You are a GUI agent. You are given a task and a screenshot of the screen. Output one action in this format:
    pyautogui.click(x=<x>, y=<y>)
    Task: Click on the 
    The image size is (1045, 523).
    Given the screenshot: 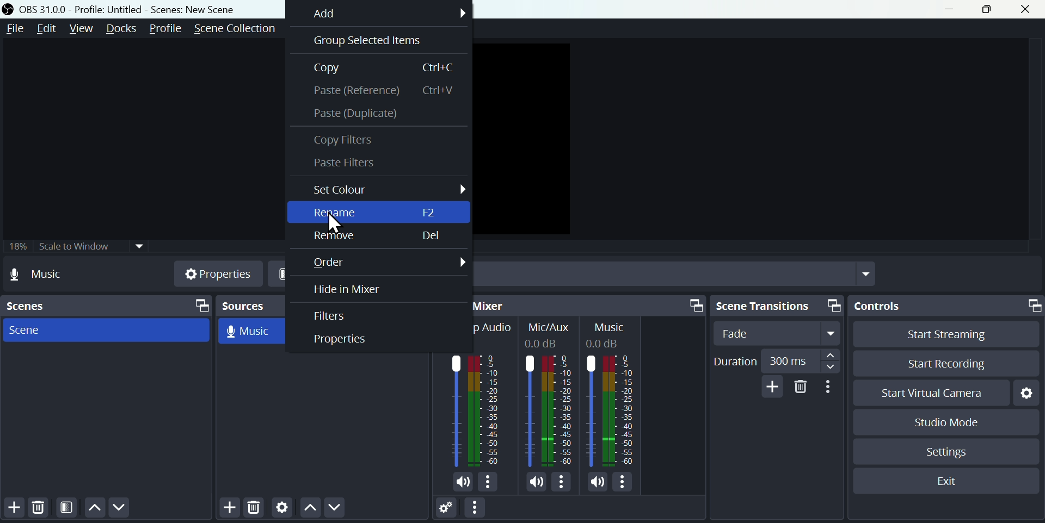 What is the action you would take?
    pyautogui.click(x=548, y=327)
    